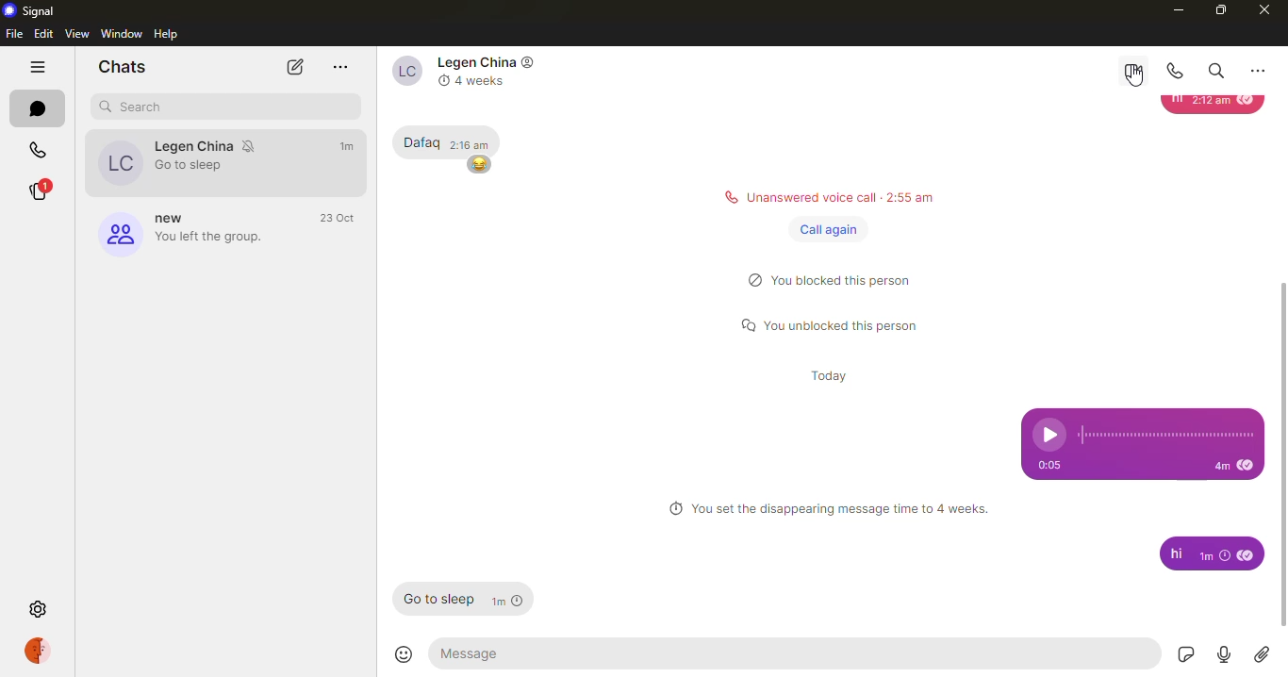 This screenshot has width=1288, height=677. I want to click on voice call, so click(1177, 68).